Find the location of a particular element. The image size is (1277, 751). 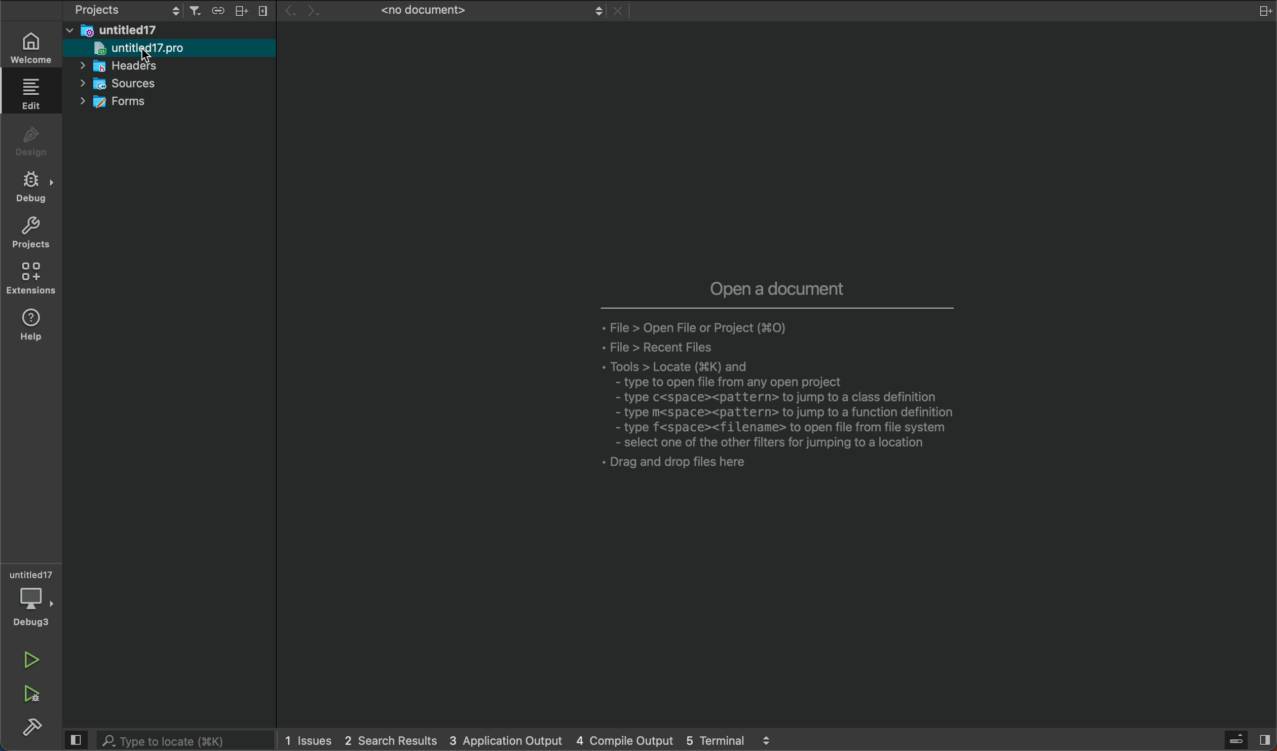

2 search result is located at coordinates (393, 740).